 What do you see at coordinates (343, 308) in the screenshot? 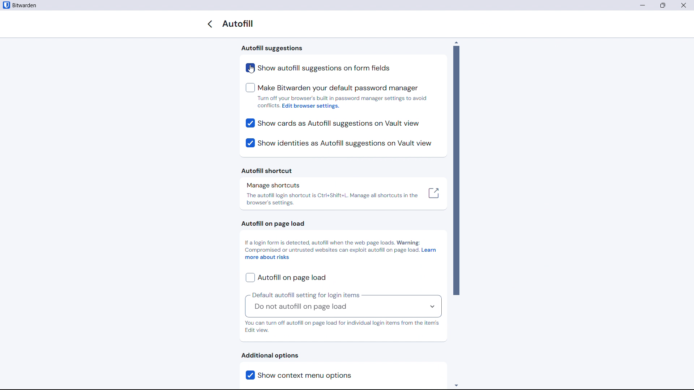
I see `Default autofield setting for login items ` at bounding box center [343, 308].